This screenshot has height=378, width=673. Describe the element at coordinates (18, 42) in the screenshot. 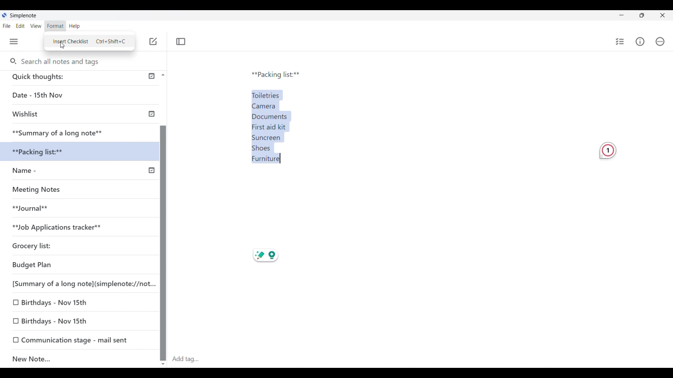

I see `menu` at that location.